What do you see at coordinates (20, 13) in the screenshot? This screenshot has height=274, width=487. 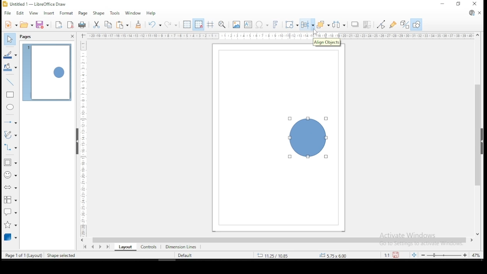 I see `edit` at bounding box center [20, 13].